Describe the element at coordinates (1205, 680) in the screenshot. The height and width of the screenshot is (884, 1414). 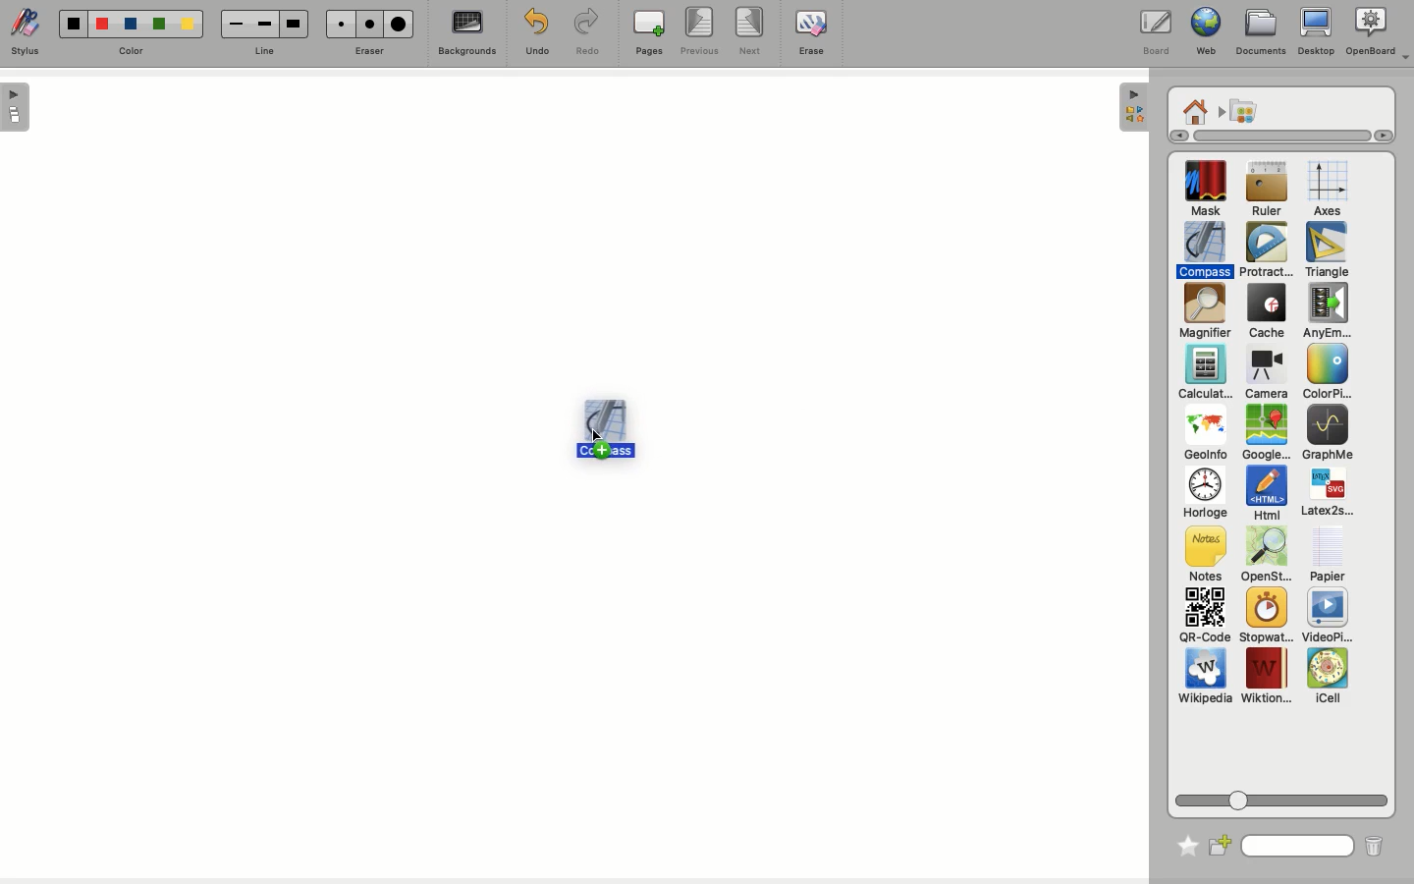
I see `Wikipedia` at that location.